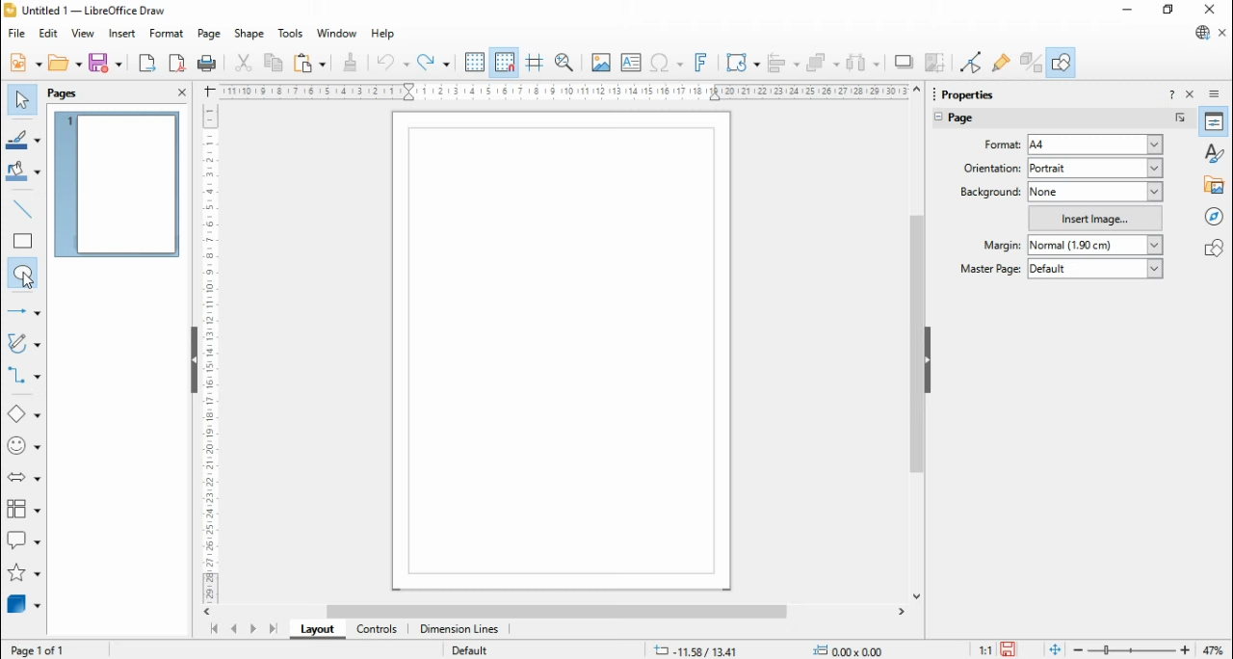 Image resolution: width=1233 pixels, height=659 pixels. What do you see at coordinates (1223, 34) in the screenshot?
I see `close document` at bounding box center [1223, 34].